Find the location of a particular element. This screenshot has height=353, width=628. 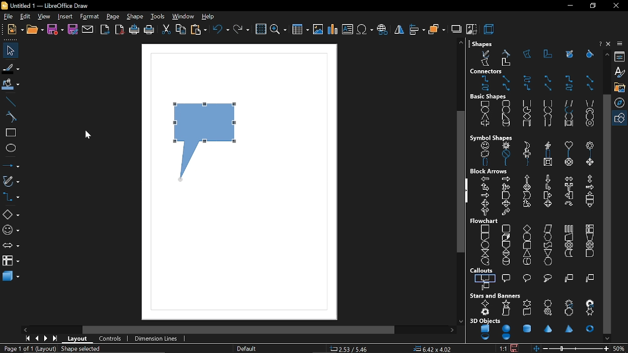

up and right arrow callout is located at coordinates (526, 204).